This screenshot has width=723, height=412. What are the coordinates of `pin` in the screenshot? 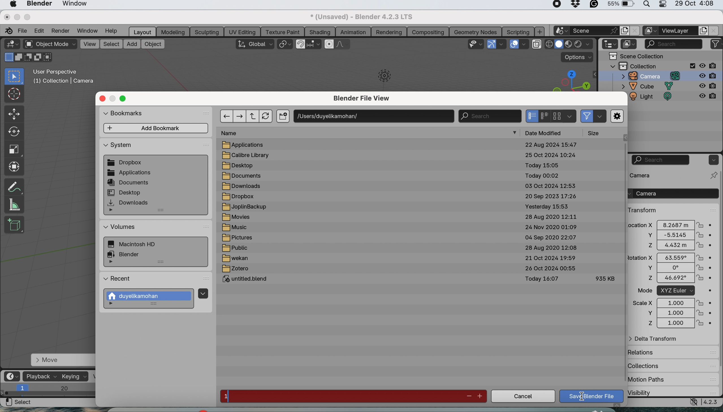 It's located at (713, 175).